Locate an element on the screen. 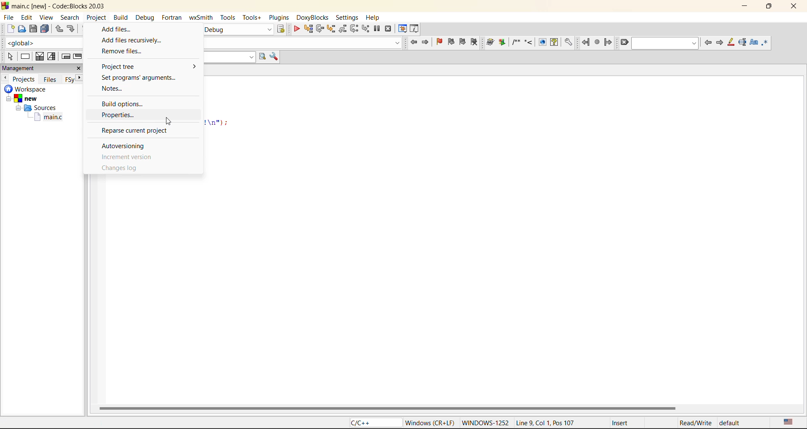  project tree is located at coordinates (149, 66).